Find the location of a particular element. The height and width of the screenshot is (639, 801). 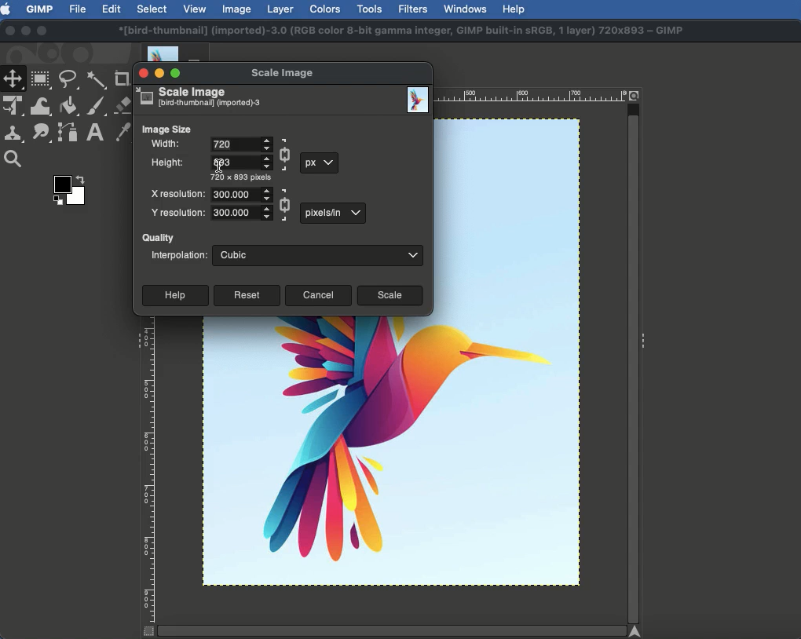

Collapse is located at coordinates (137, 340).